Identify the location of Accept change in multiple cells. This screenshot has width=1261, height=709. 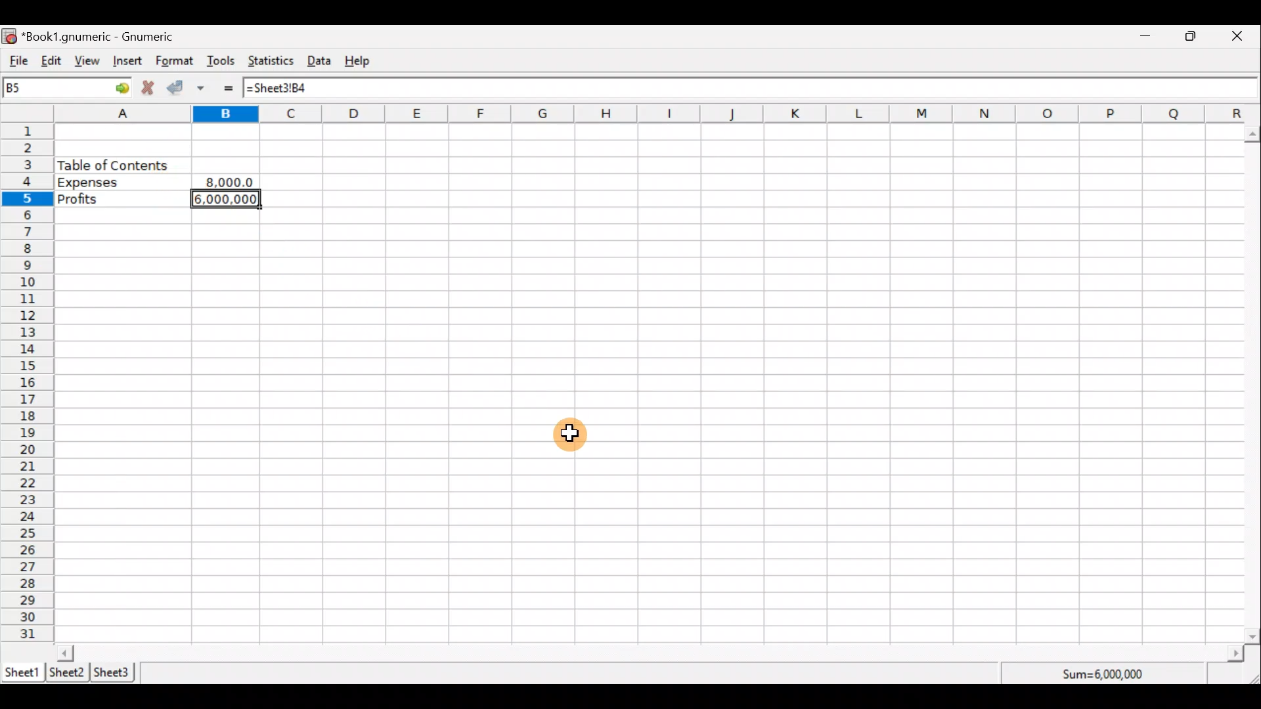
(206, 88).